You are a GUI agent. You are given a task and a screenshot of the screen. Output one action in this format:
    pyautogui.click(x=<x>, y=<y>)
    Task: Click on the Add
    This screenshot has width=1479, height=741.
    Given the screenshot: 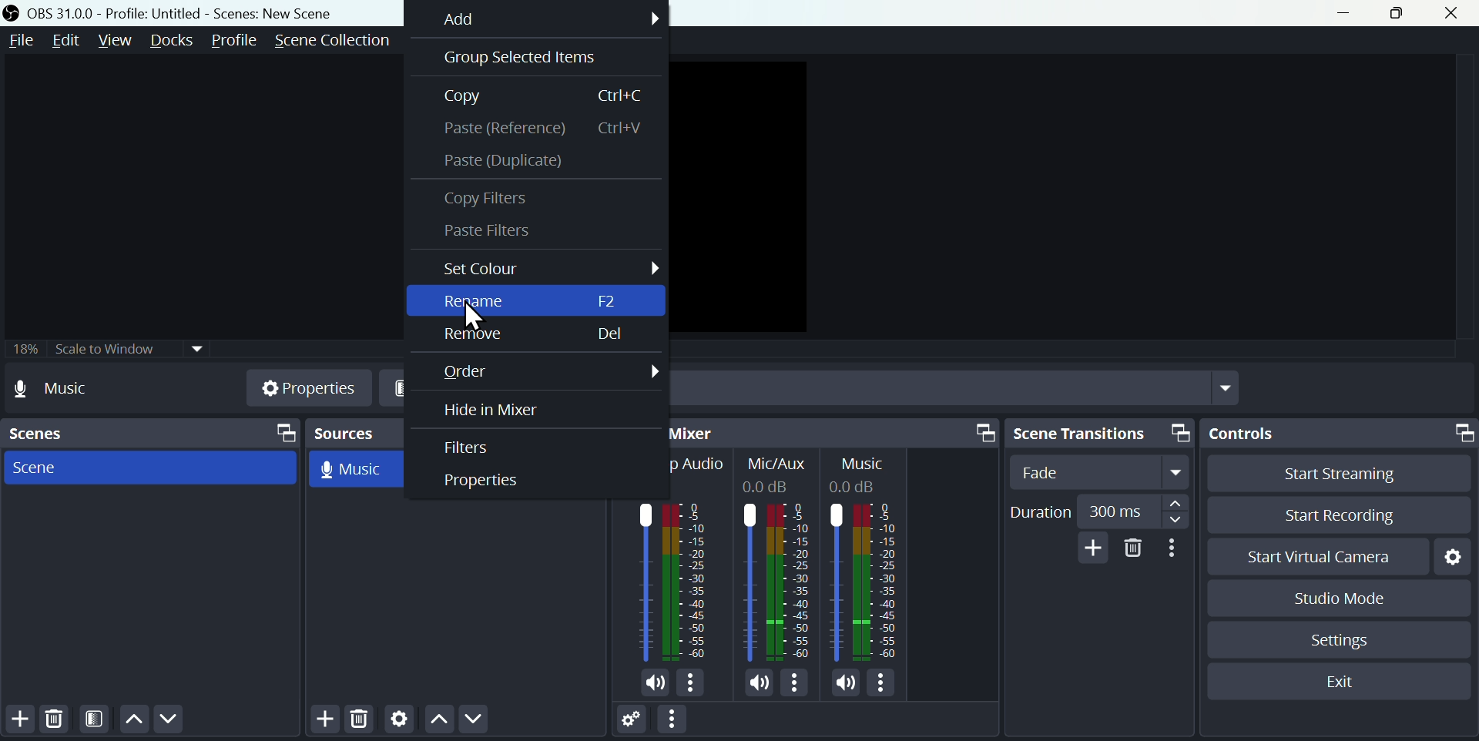 What is the action you would take?
    pyautogui.click(x=22, y=723)
    